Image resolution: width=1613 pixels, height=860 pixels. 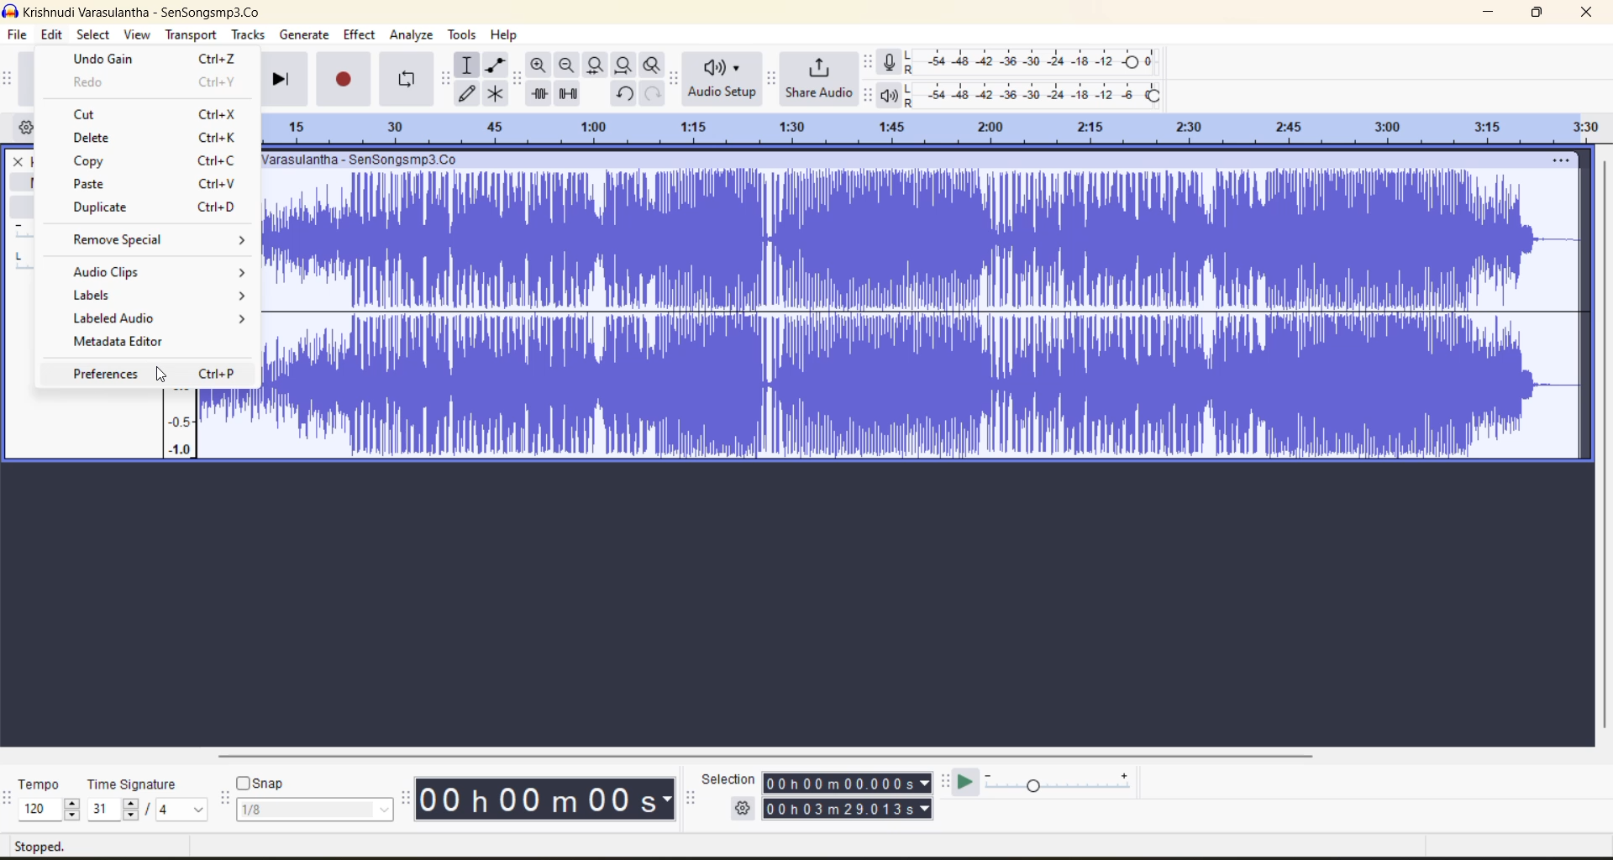 What do you see at coordinates (565, 65) in the screenshot?
I see `zoom out` at bounding box center [565, 65].